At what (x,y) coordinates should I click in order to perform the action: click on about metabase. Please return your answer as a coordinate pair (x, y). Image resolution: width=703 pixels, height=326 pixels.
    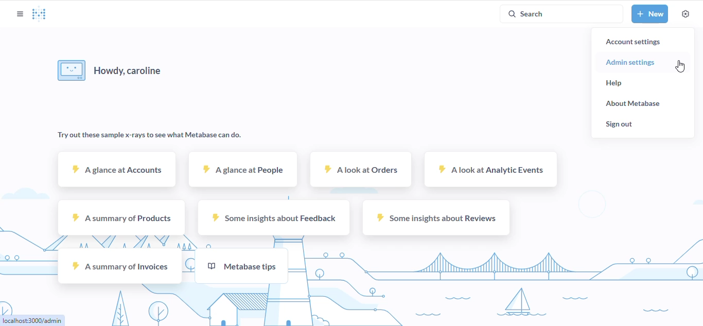
    Looking at the image, I should click on (633, 104).